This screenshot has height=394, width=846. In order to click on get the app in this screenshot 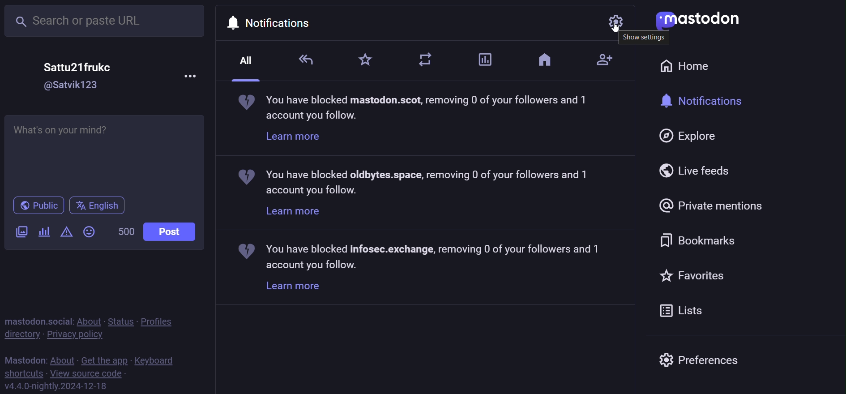, I will do `click(103, 360)`.